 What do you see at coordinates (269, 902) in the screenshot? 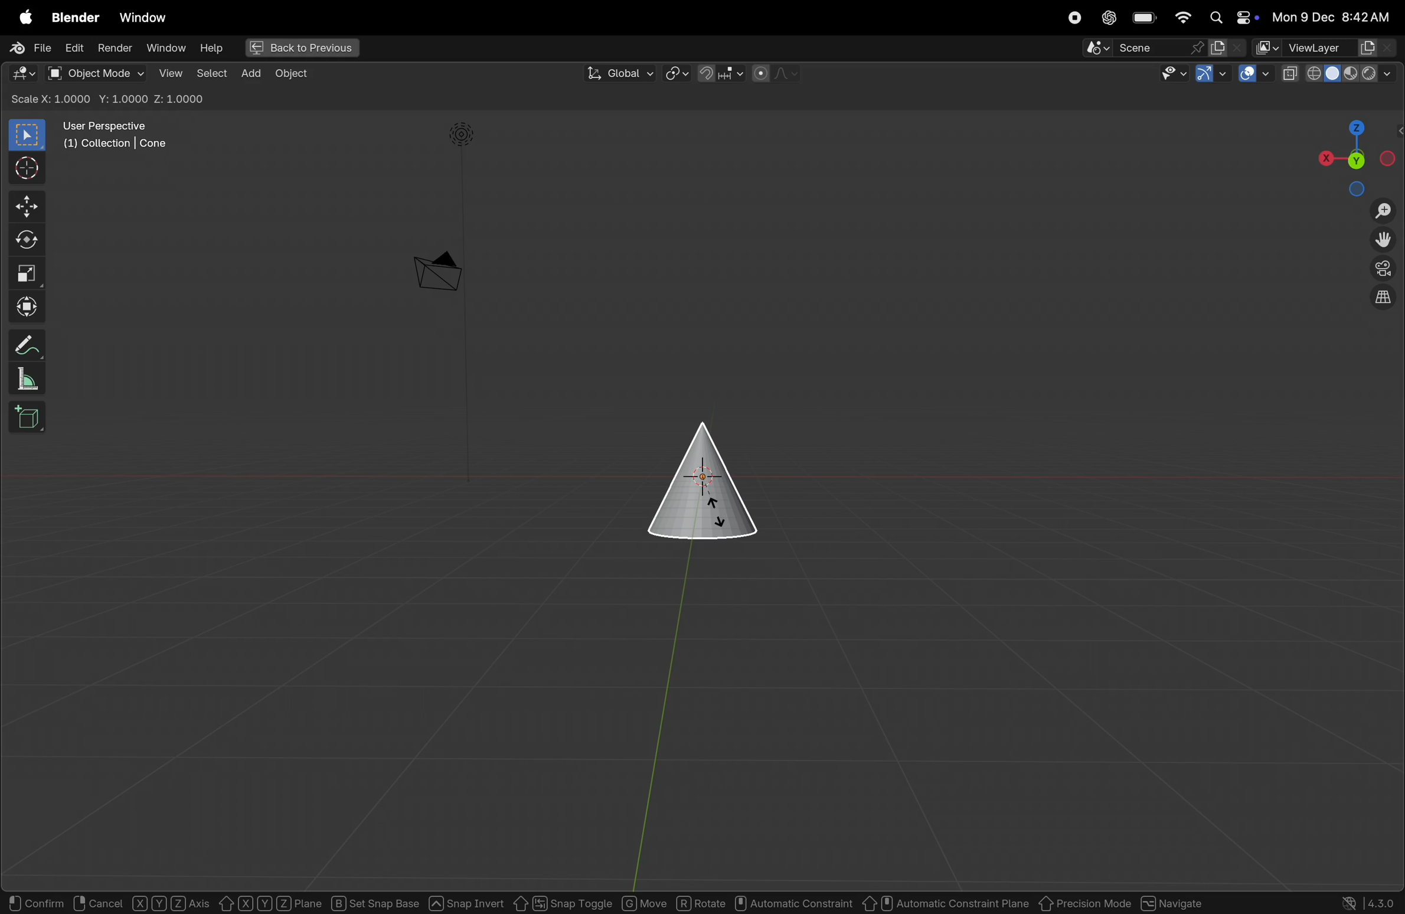
I see `X Y Z Plane` at bounding box center [269, 902].